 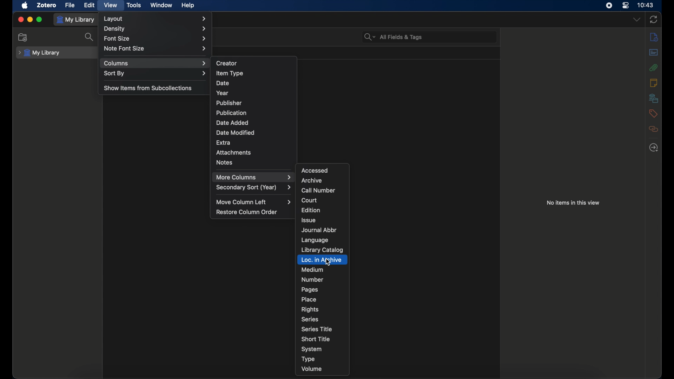 What do you see at coordinates (23, 37) in the screenshot?
I see `new collections` at bounding box center [23, 37].